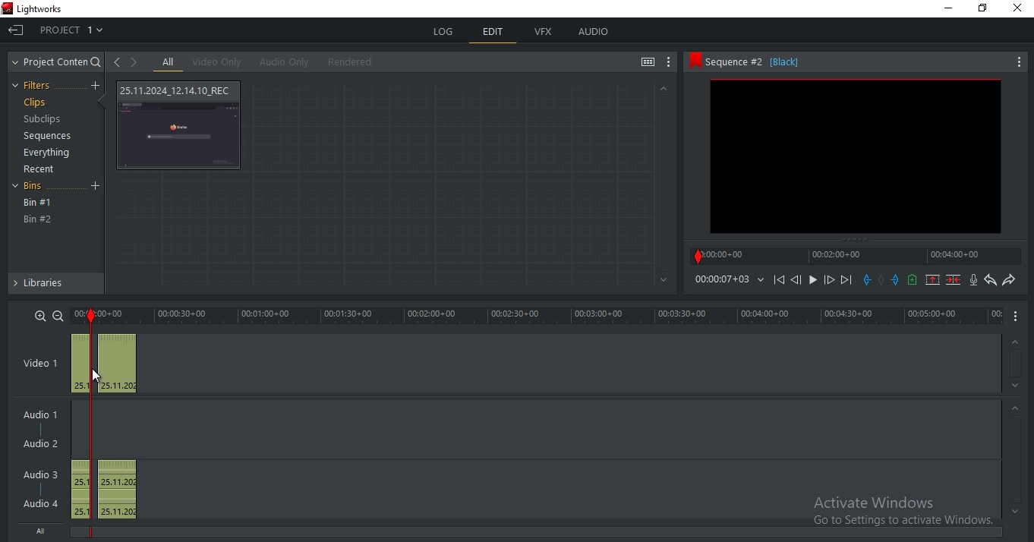 The height and width of the screenshot is (542, 1034). What do you see at coordinates (38, 219) in the screenshot?
I see `bin #2` at bounding box center [38, 219].